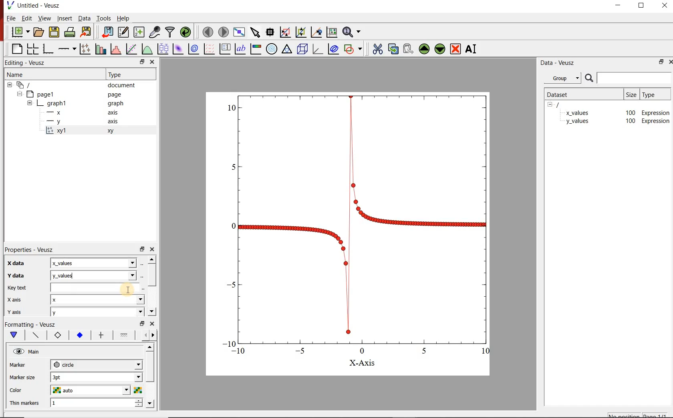 This screenshot has width=673, height=418. What do you see at coordinates (18, 299) in the screenshot?
I see `| X axis` at bounding box center [18, 299].